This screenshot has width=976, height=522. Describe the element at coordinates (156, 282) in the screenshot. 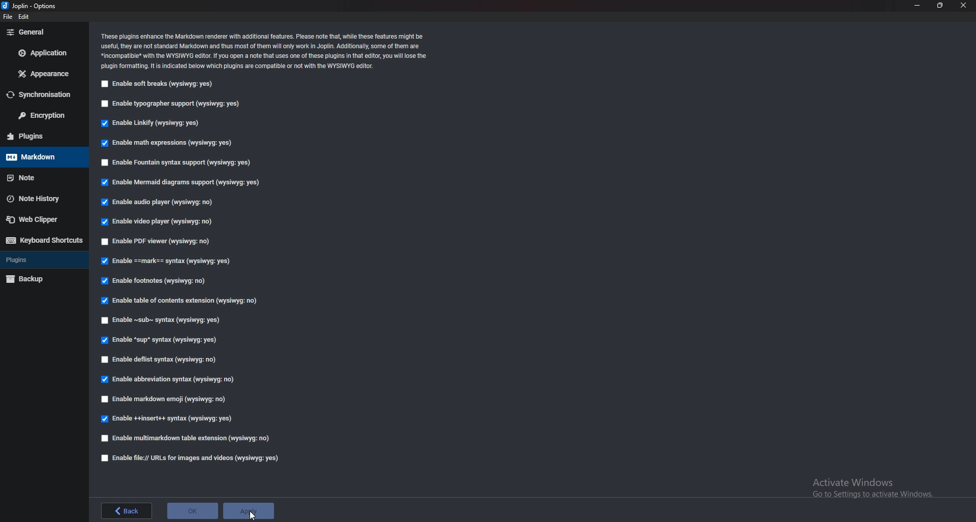

I see `Enable footnotes` at that location.